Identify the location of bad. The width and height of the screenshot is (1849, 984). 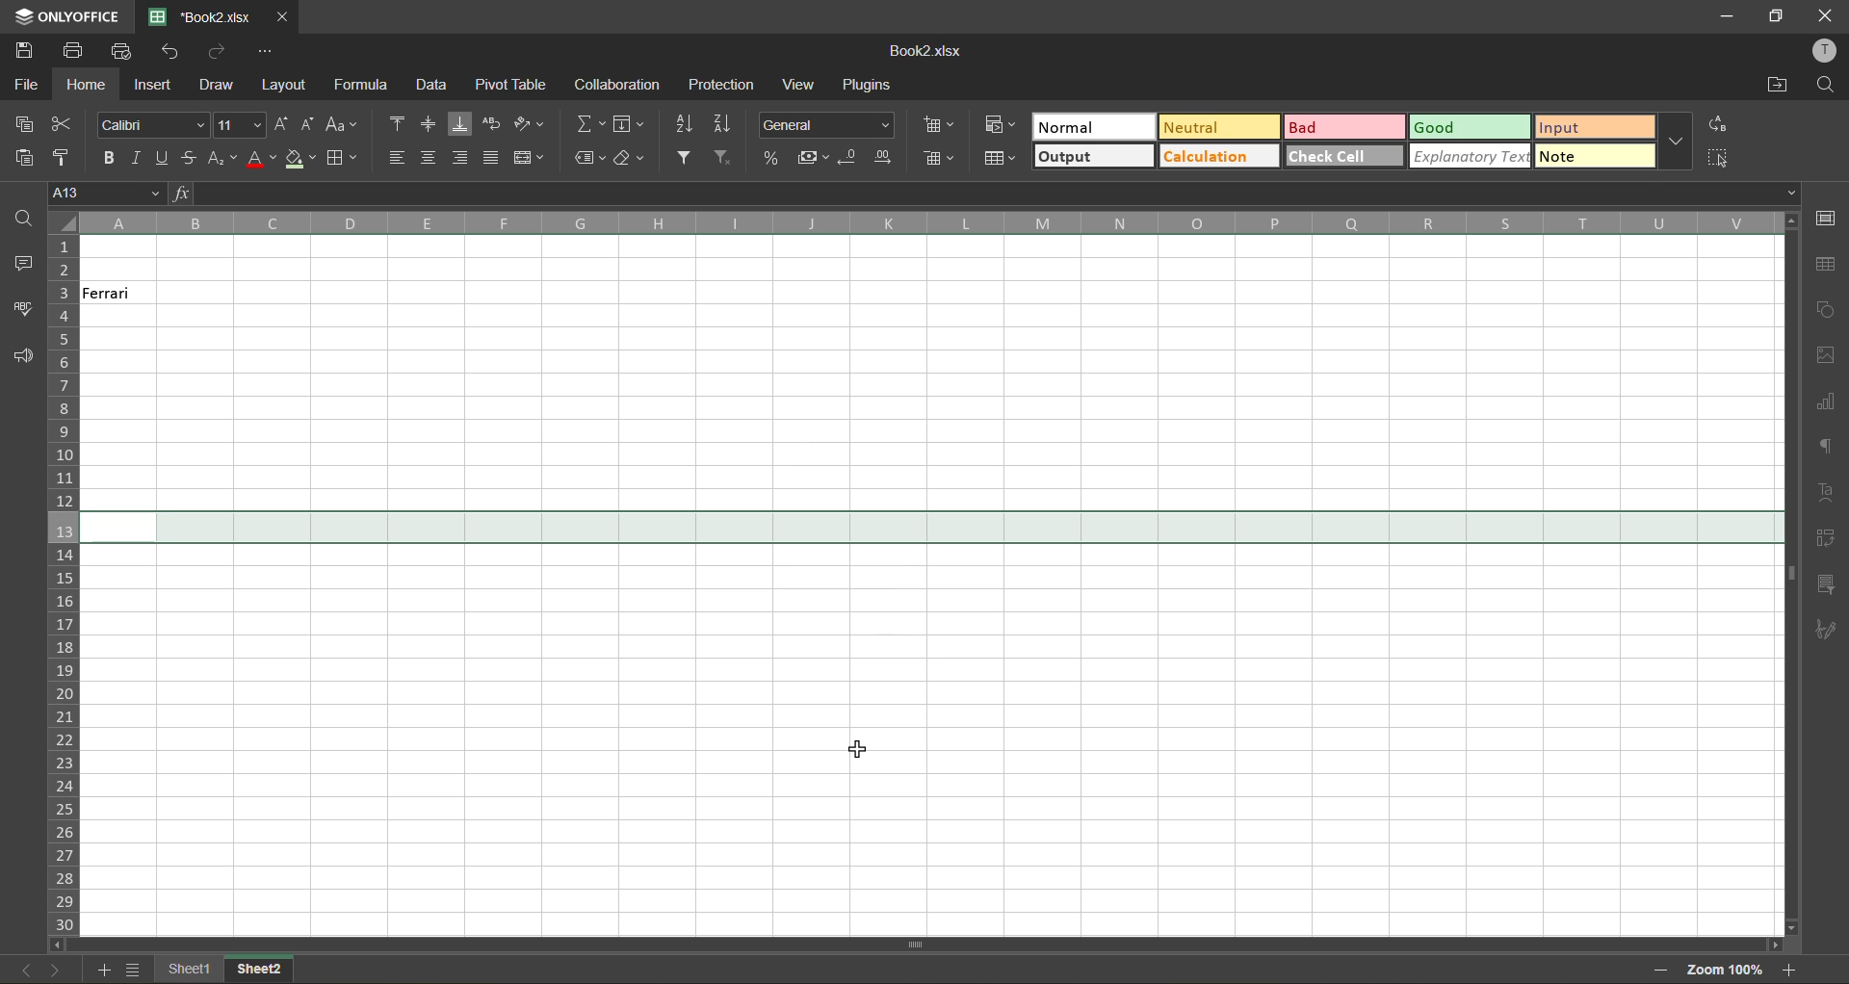
(1346, 130).